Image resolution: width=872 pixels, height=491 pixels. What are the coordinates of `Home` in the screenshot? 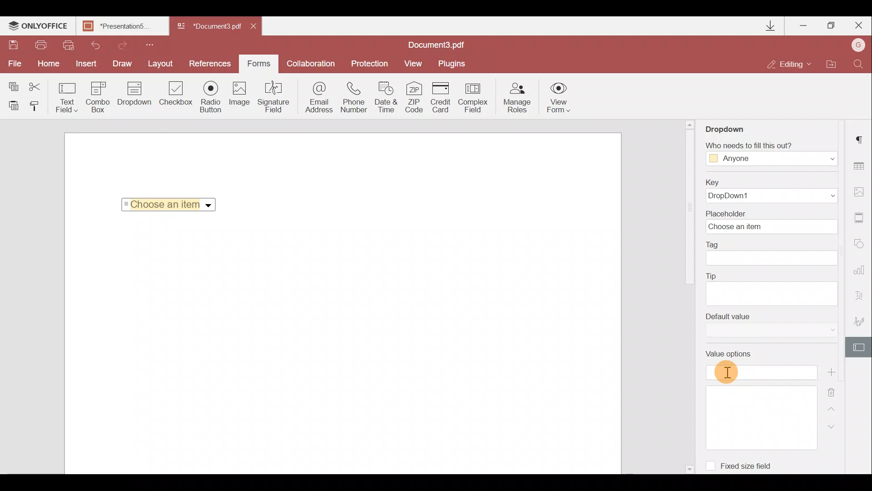 It's located at (47, 64).